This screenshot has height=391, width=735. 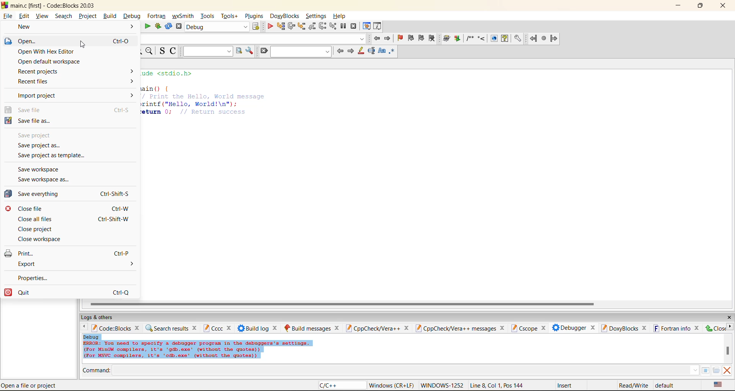 What do you see at coordinates (371, 51) in the screenshot?
I see `selected text` at bounding box center [371, 51].